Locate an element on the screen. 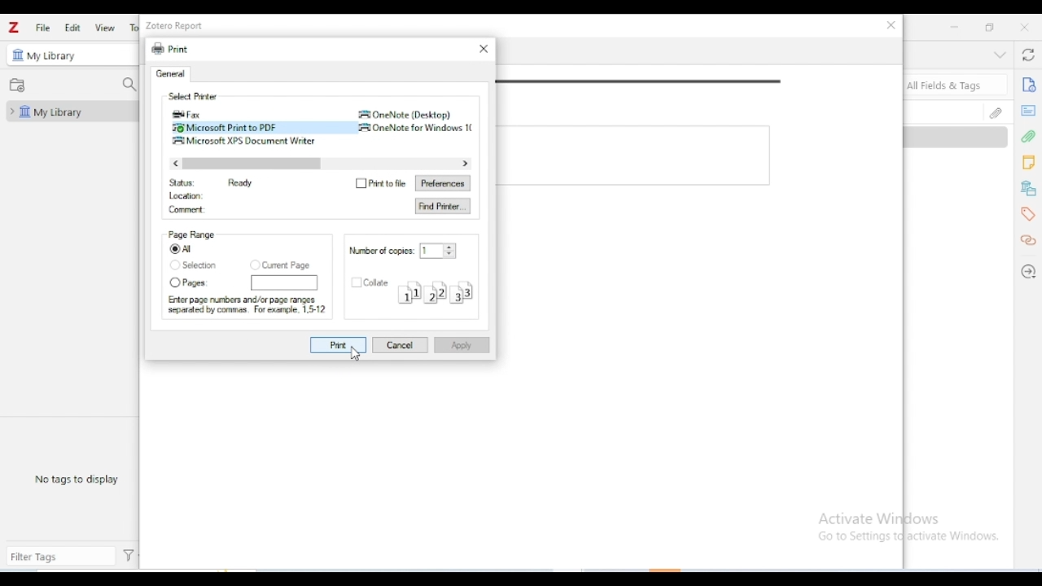  view is located at coordinates (104, 28).